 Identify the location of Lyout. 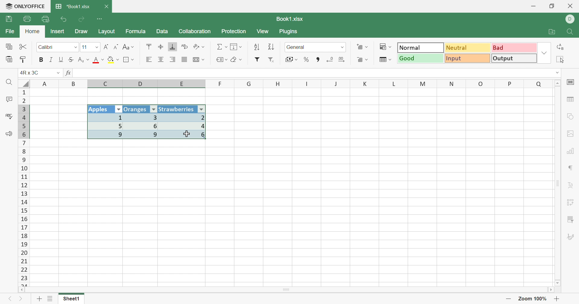
(106, 32).